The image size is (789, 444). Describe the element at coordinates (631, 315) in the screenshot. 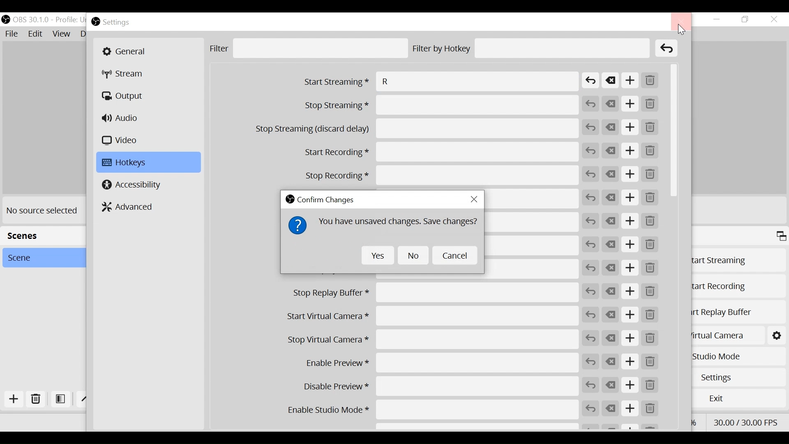

I see `Add` at that location.